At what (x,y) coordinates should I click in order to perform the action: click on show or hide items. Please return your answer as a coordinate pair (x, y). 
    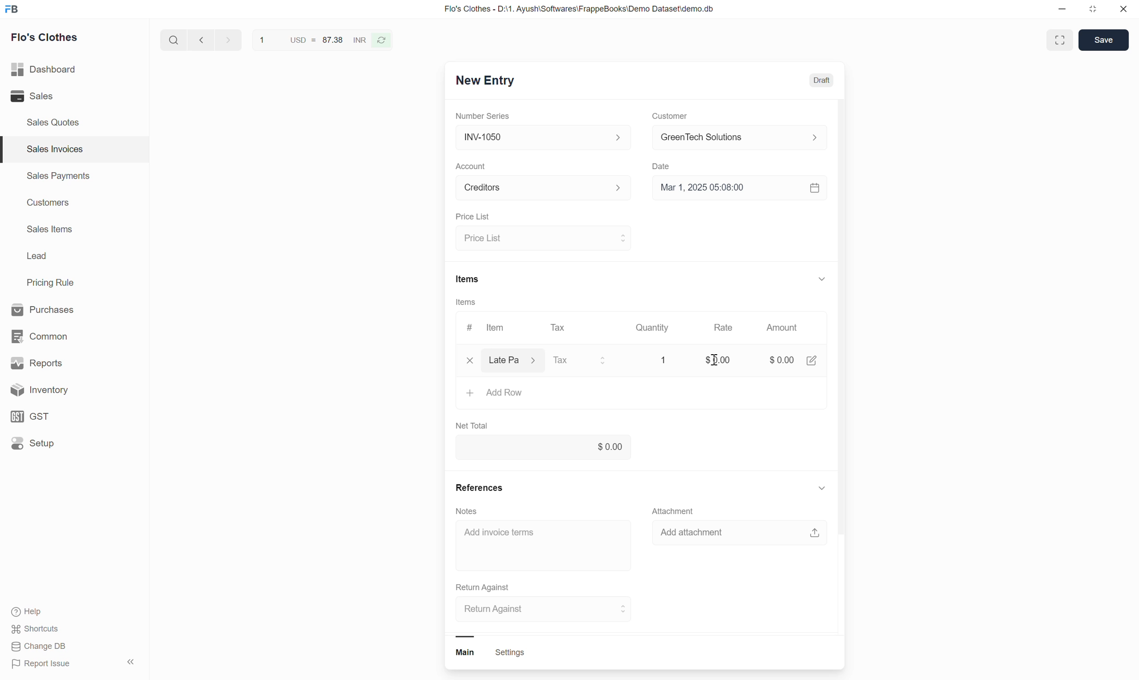
    Looking at the image, I should click on (822, 277).